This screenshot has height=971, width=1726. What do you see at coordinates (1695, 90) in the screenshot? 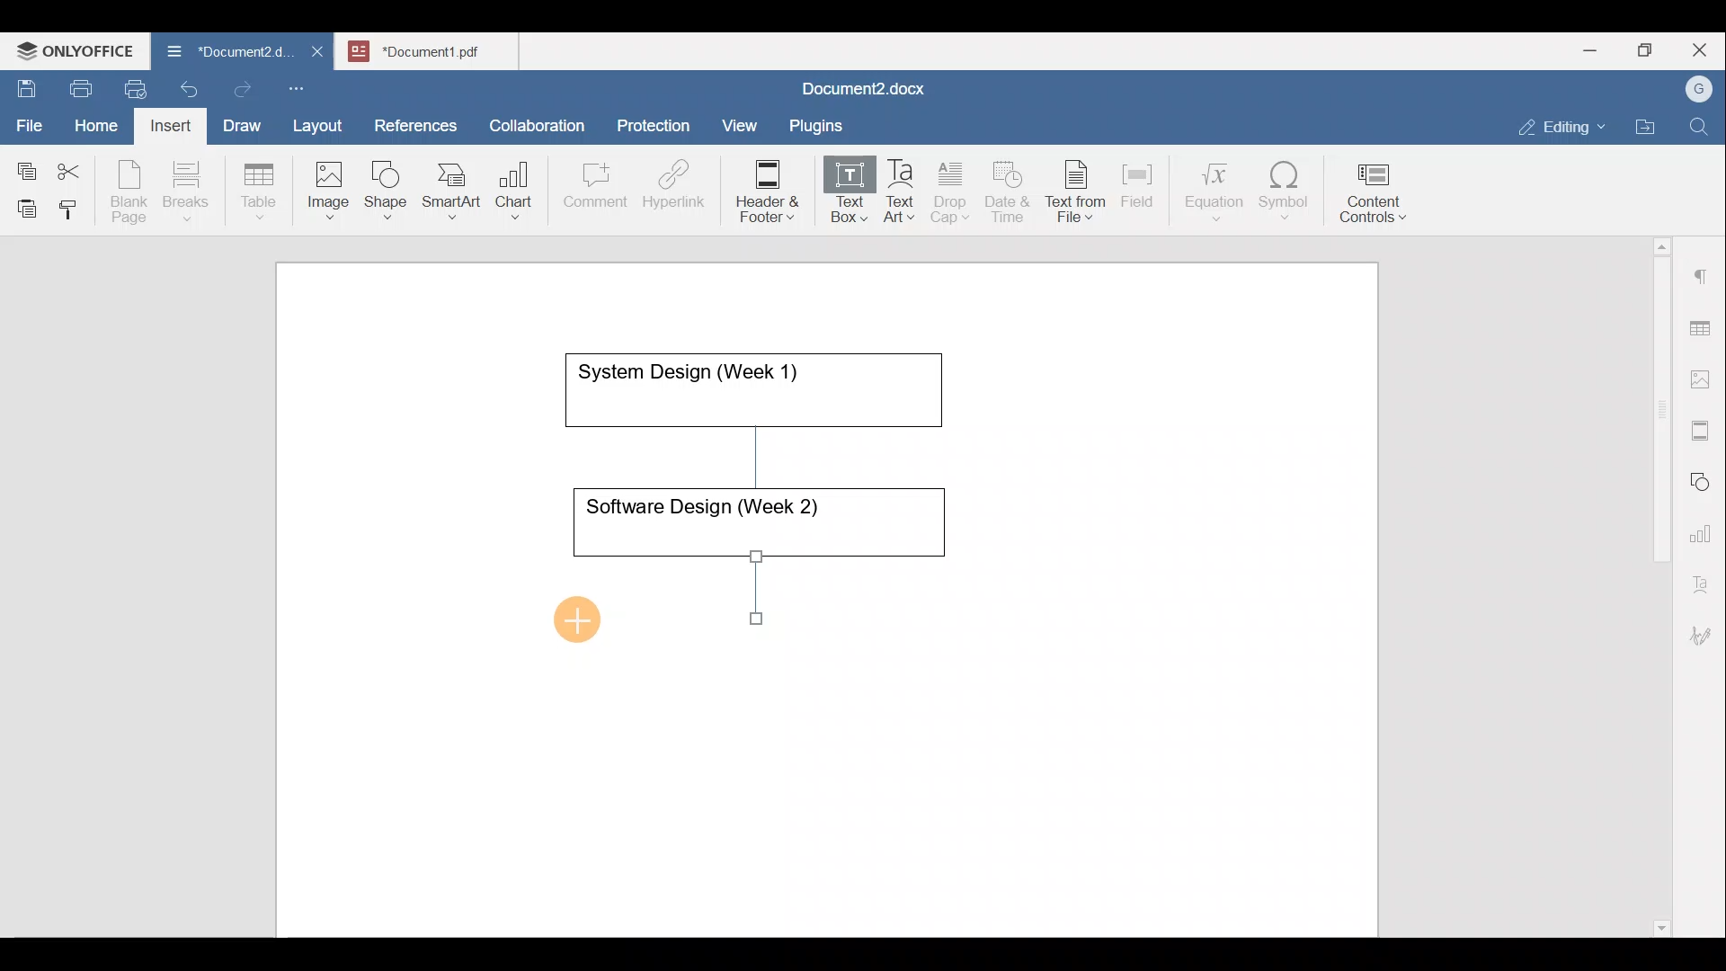
I see `Account name` at bounding box center [1695, 90].